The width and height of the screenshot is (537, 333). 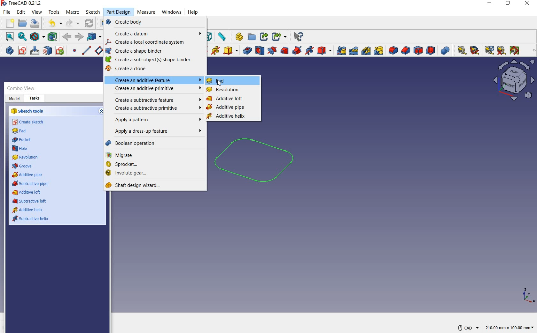 I want to click on additive helix, so click(x=28, y=210).